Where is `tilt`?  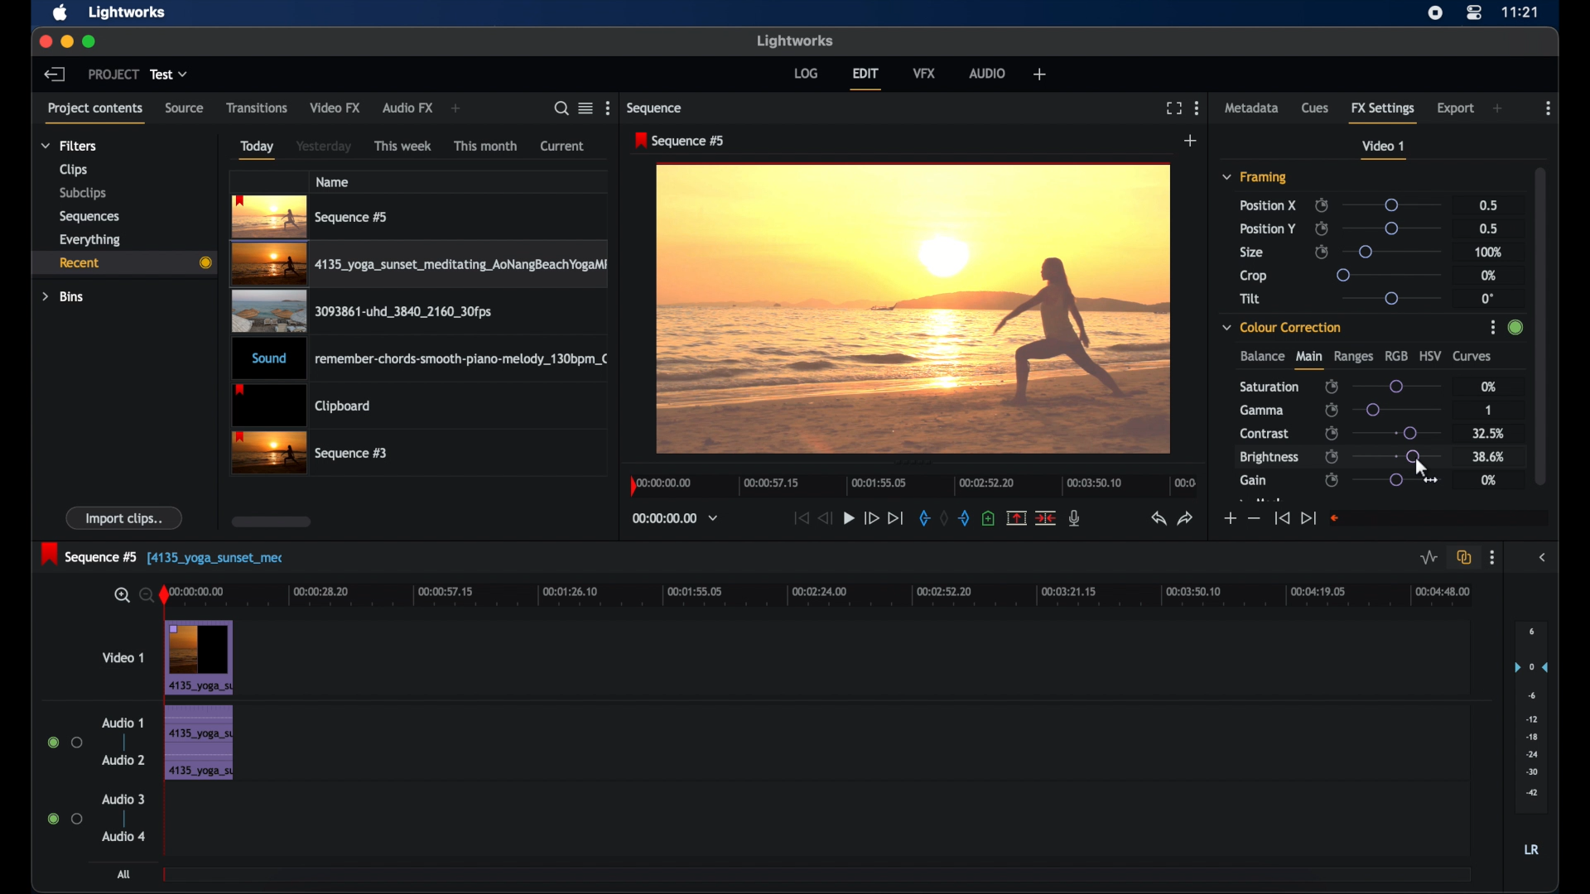
tilt is located at coordinates (1250, 299).